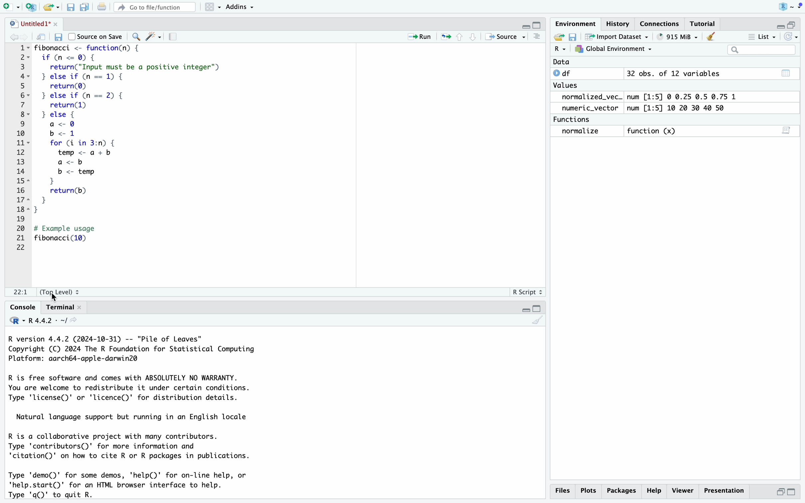  I want to click on workspace panes, so click(211, 6).